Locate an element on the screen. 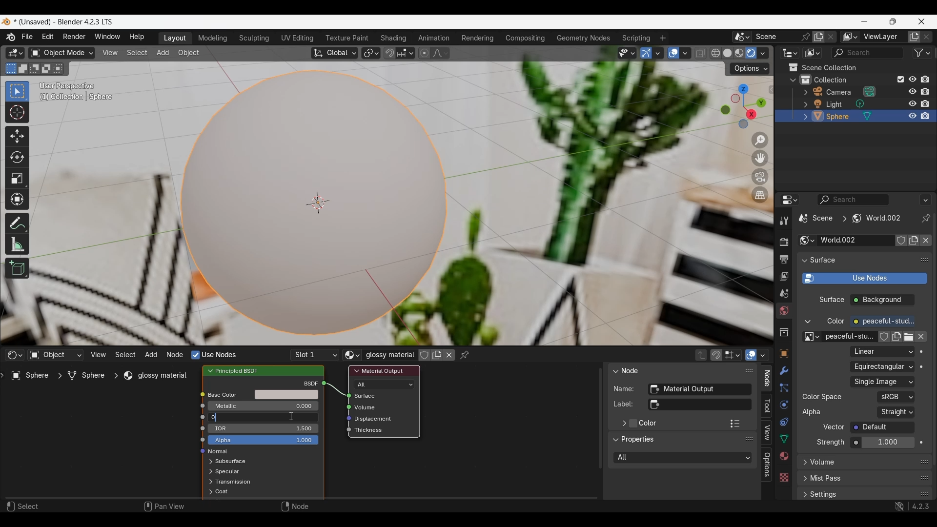 Image resolution: width=937 pixels, height=527 pixels. User perspective is located at coordinates (68, 85).